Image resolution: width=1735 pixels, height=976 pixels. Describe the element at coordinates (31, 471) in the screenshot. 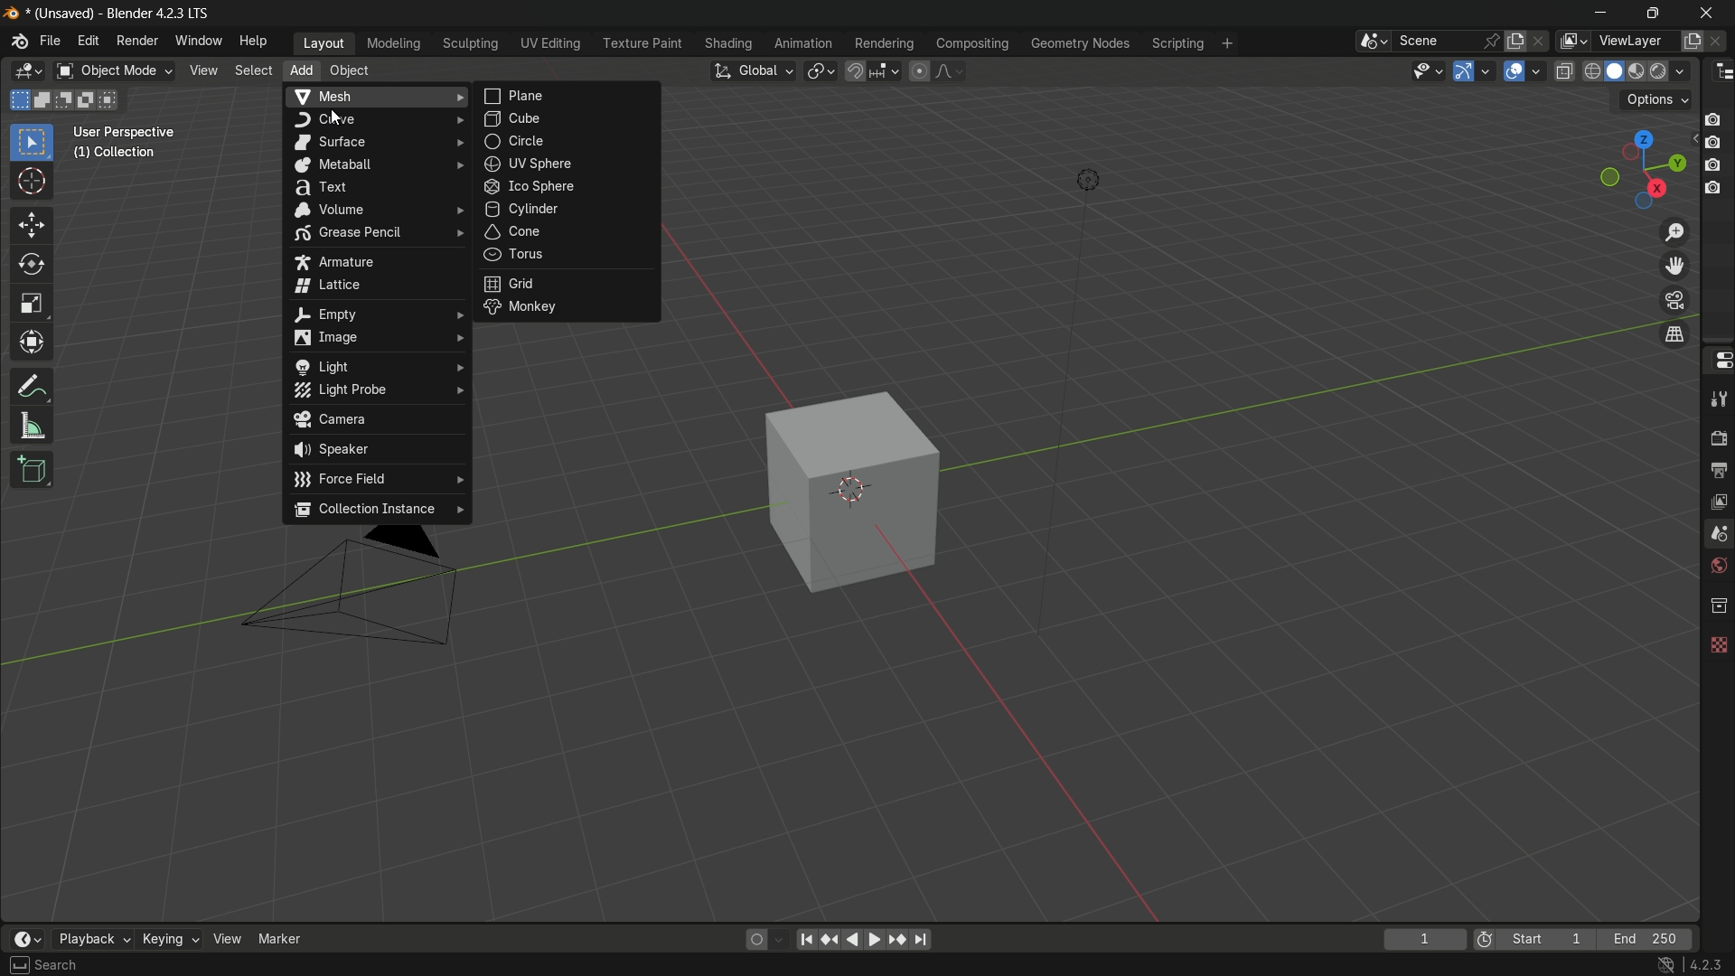

I see `add cube` at that location.